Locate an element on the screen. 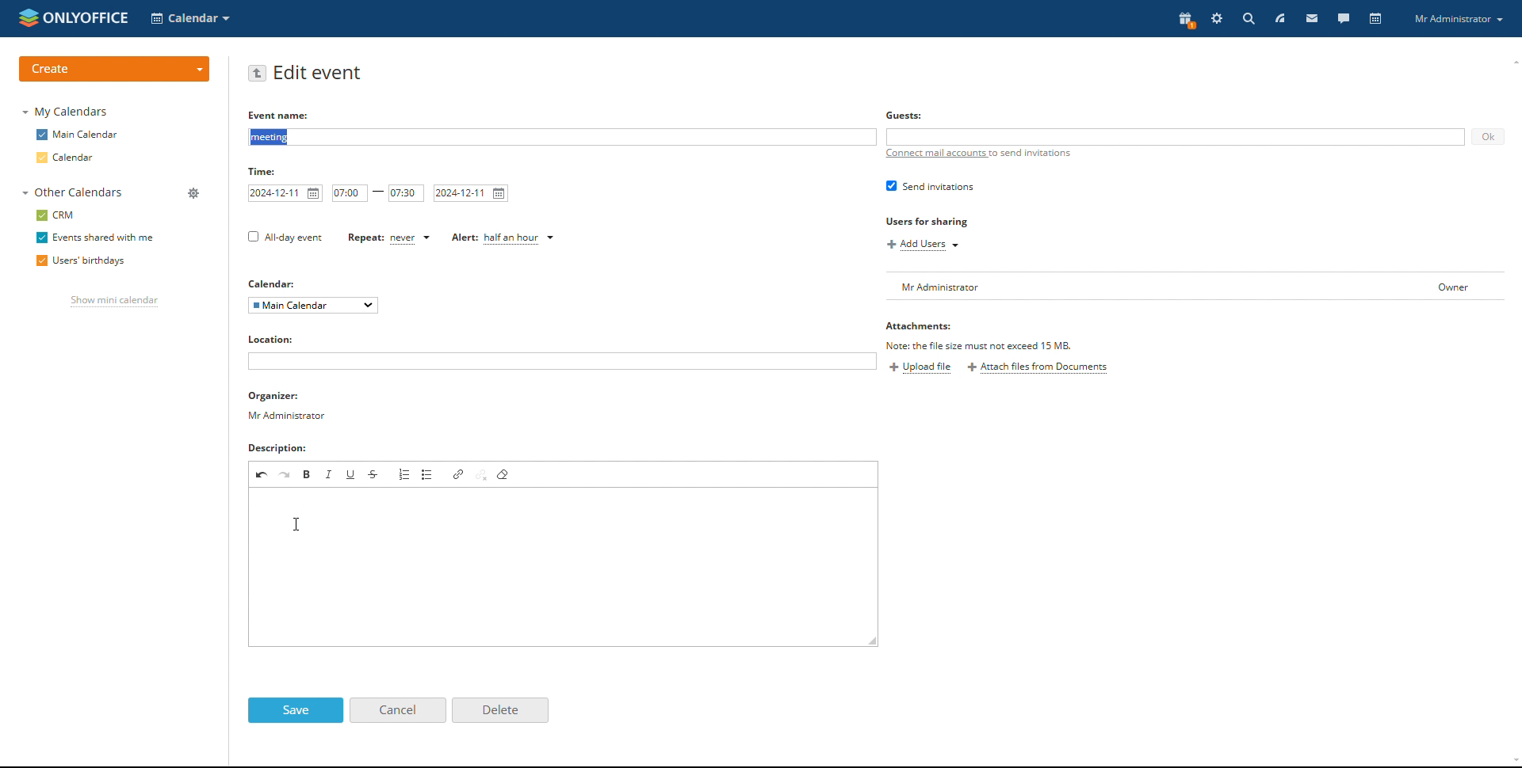  to send invitations is located at coordinates (1031, 154).